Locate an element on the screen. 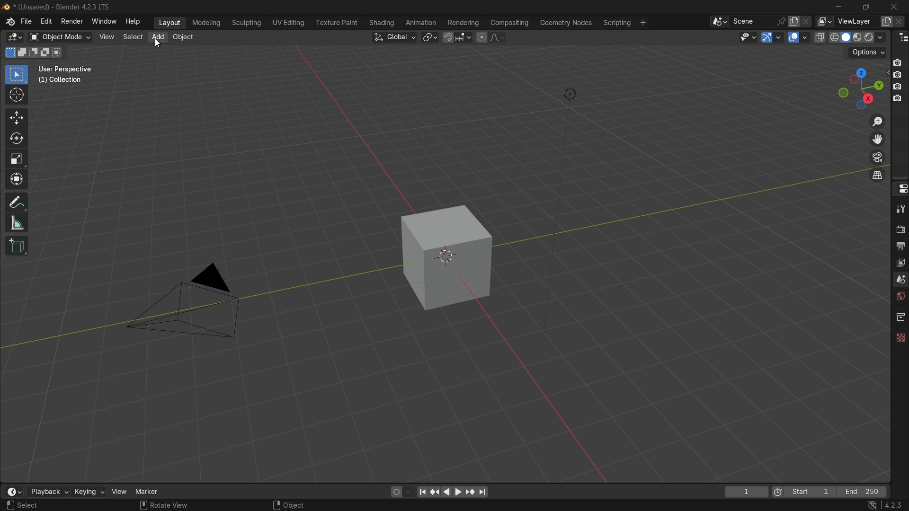  render is located at coordinates (876, 37).